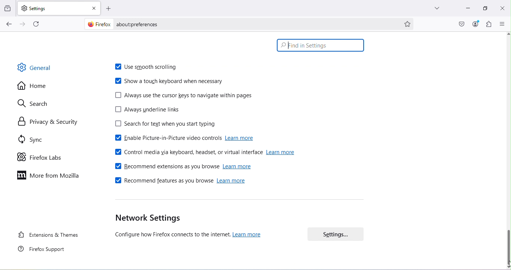 This screenshot has width=511, height=270. Describe the element at coordinates (144, 111) in the screenshot. I see `Always underline links` at that location.